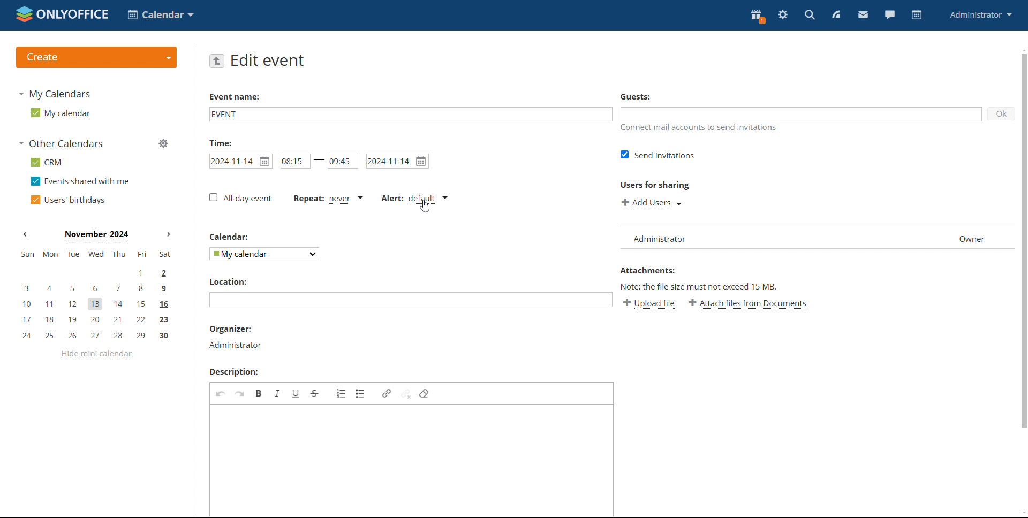 This screenshot has width=1028, height=518. What do you see at coordinates (240, 392) in the screenshot?
I see `redo` at bounding box center [240, 392].